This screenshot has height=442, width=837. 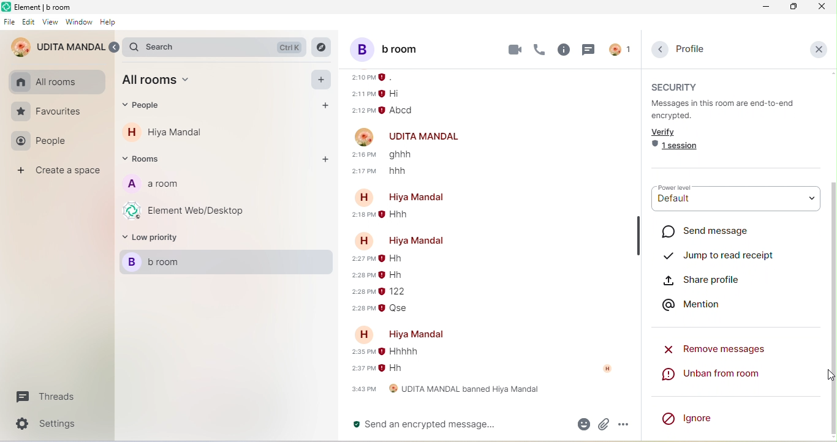 What do you see at coordinates (43, 399) in the screenshot?
I see `threads` at bounding box center [43, 399].